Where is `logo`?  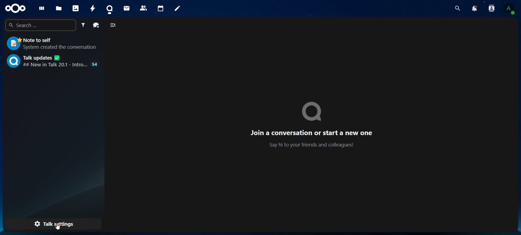 logo is located at coordinates (16, 8).